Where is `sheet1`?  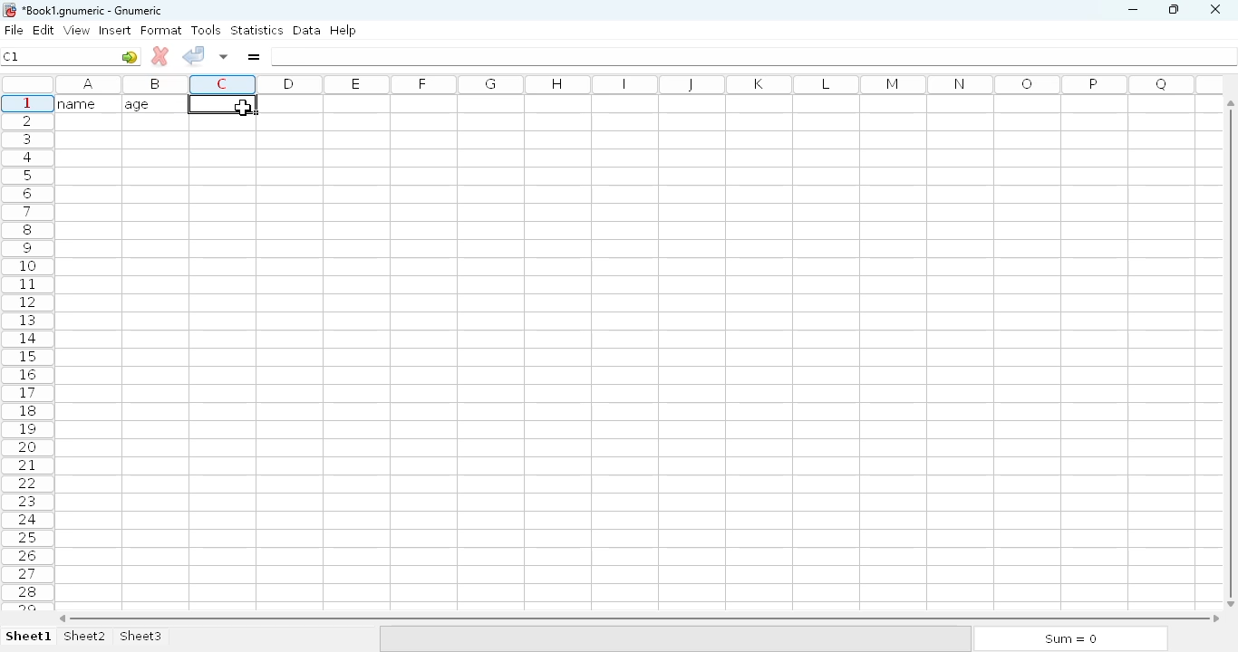
sheet1 is located at coordinates (29, 637).